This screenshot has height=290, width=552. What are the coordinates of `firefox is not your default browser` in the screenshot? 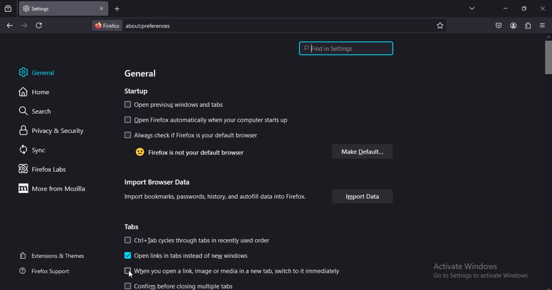 It's located at (193, 153).